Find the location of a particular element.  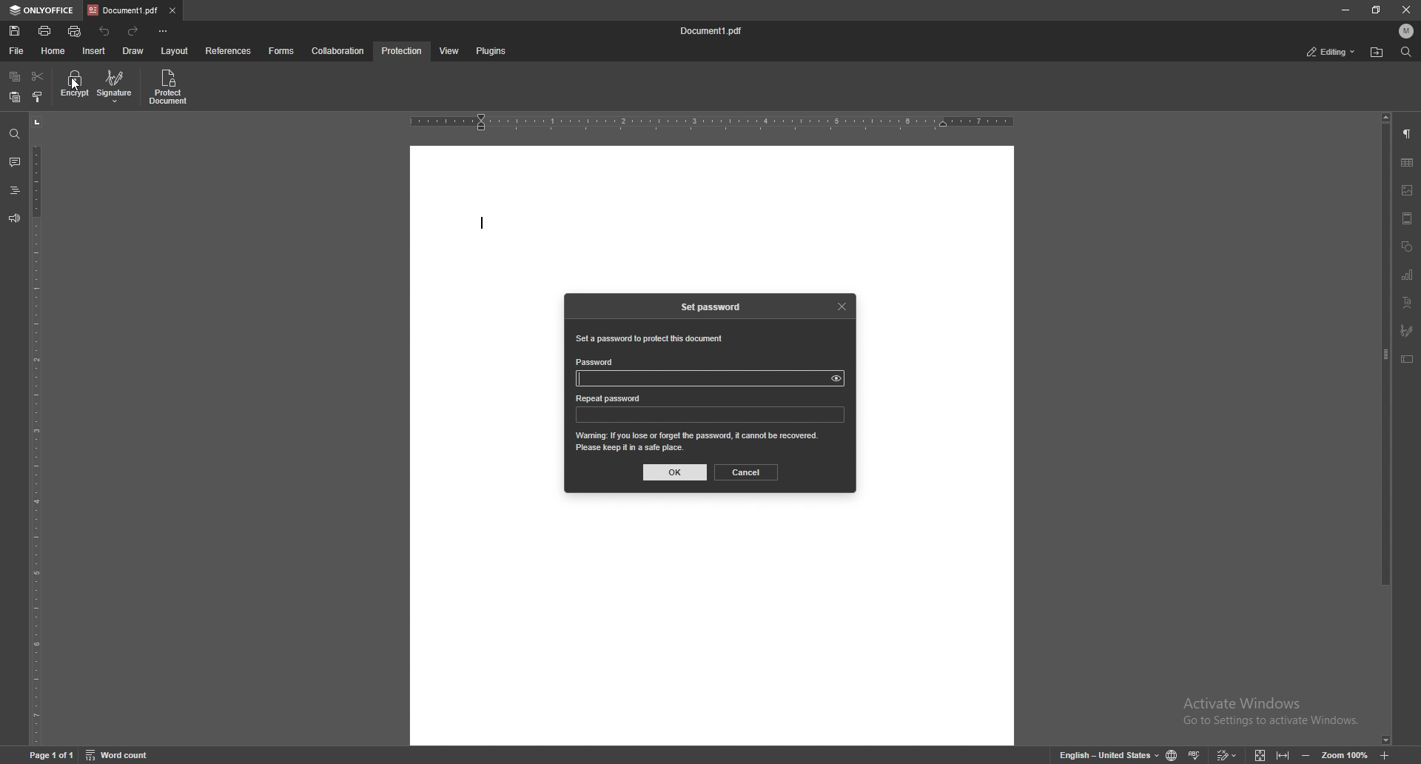

password input is located at coordinates (710, 415).